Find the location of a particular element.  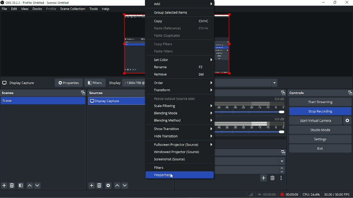

Add scene is located at coordinates (4, 186).